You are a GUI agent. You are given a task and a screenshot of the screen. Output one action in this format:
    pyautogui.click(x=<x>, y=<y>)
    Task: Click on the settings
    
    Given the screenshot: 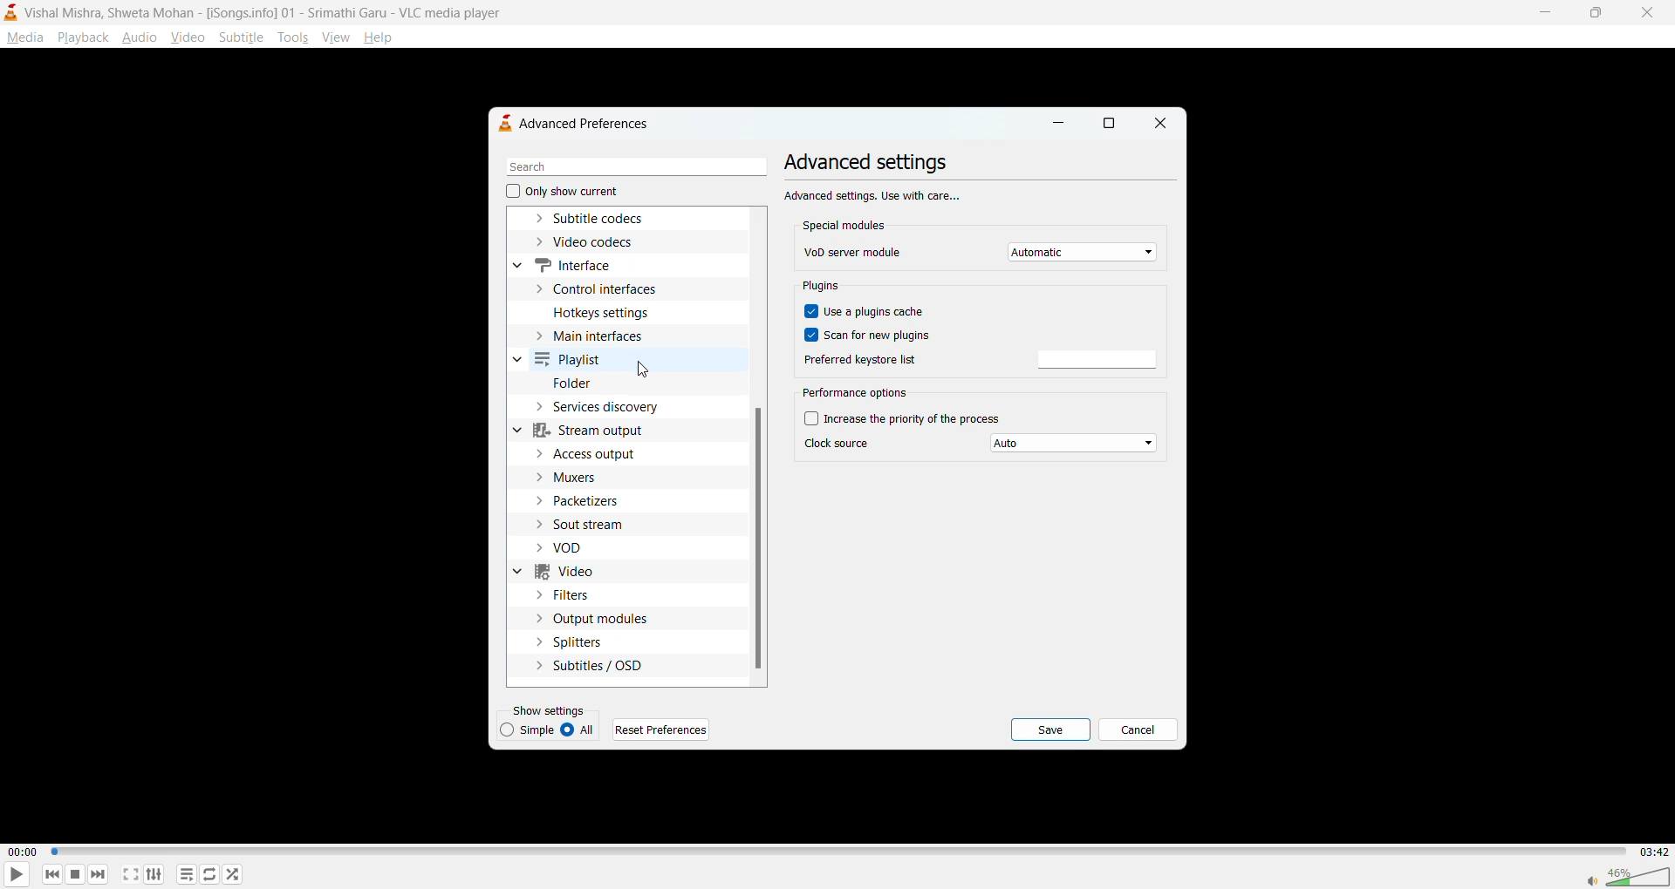 What is the action you would take?
    pyautogui.click(x=154, y=873)
    